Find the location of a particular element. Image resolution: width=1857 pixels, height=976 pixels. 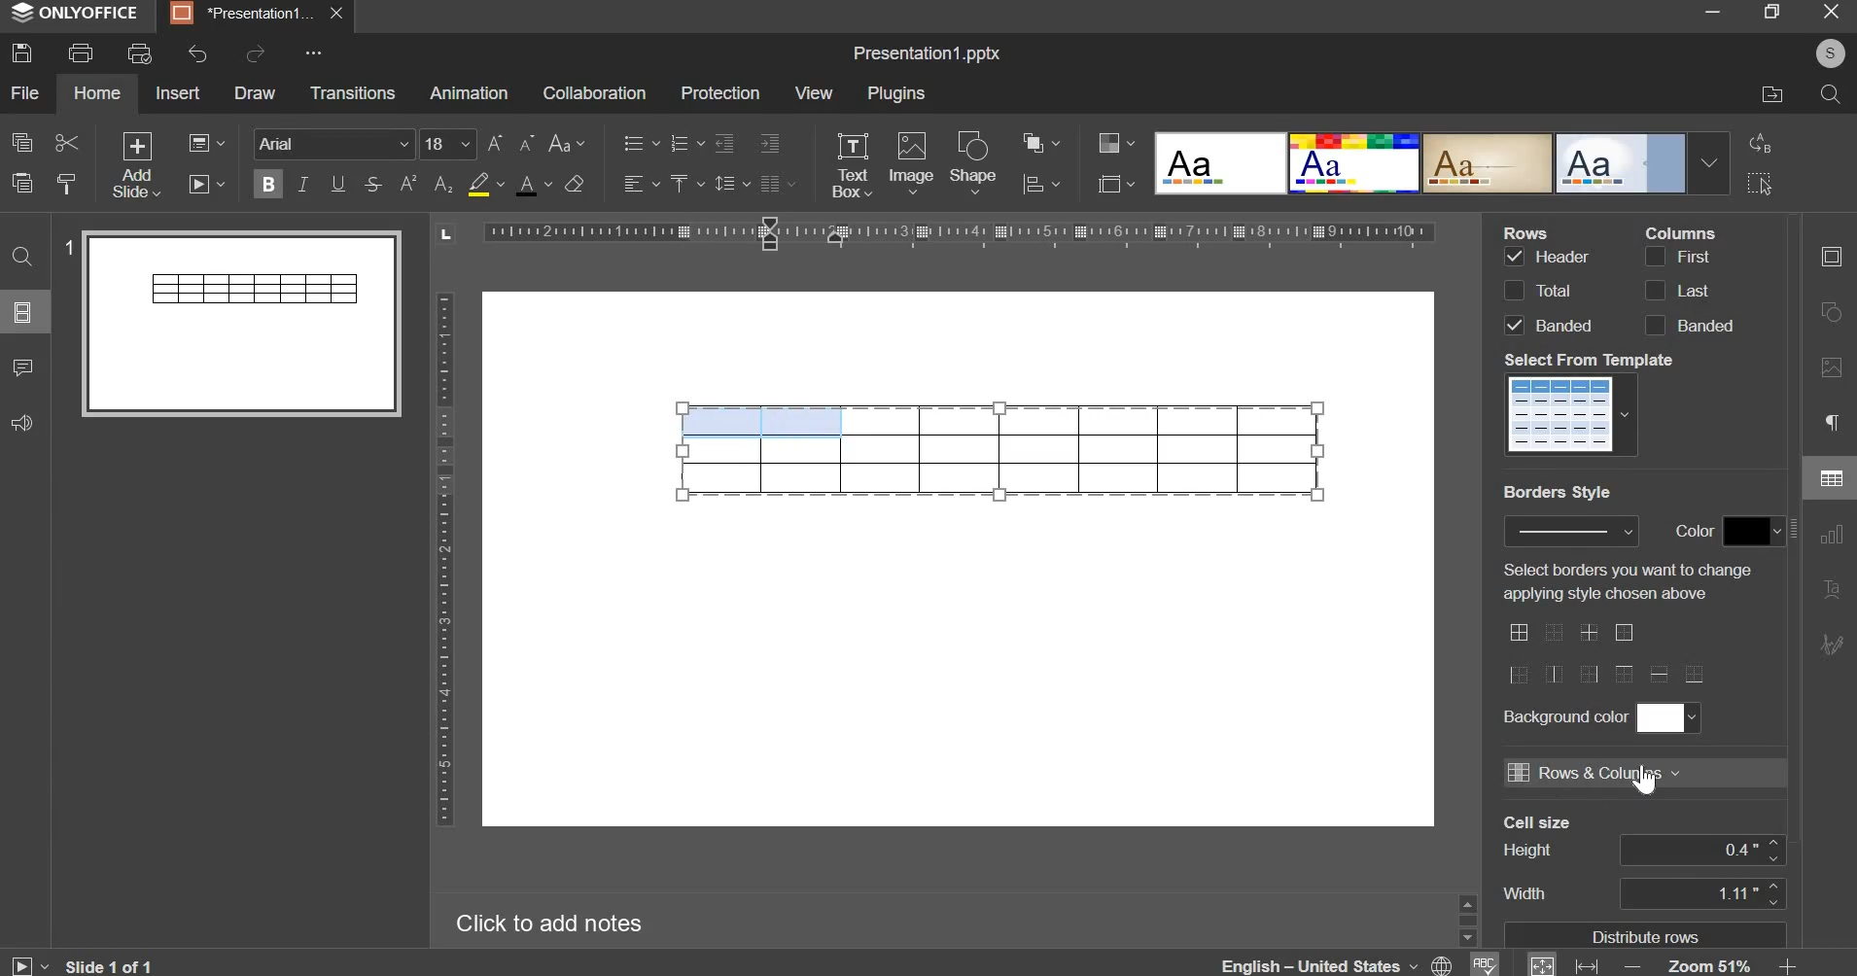

copy is located at coordinates (22, 141).